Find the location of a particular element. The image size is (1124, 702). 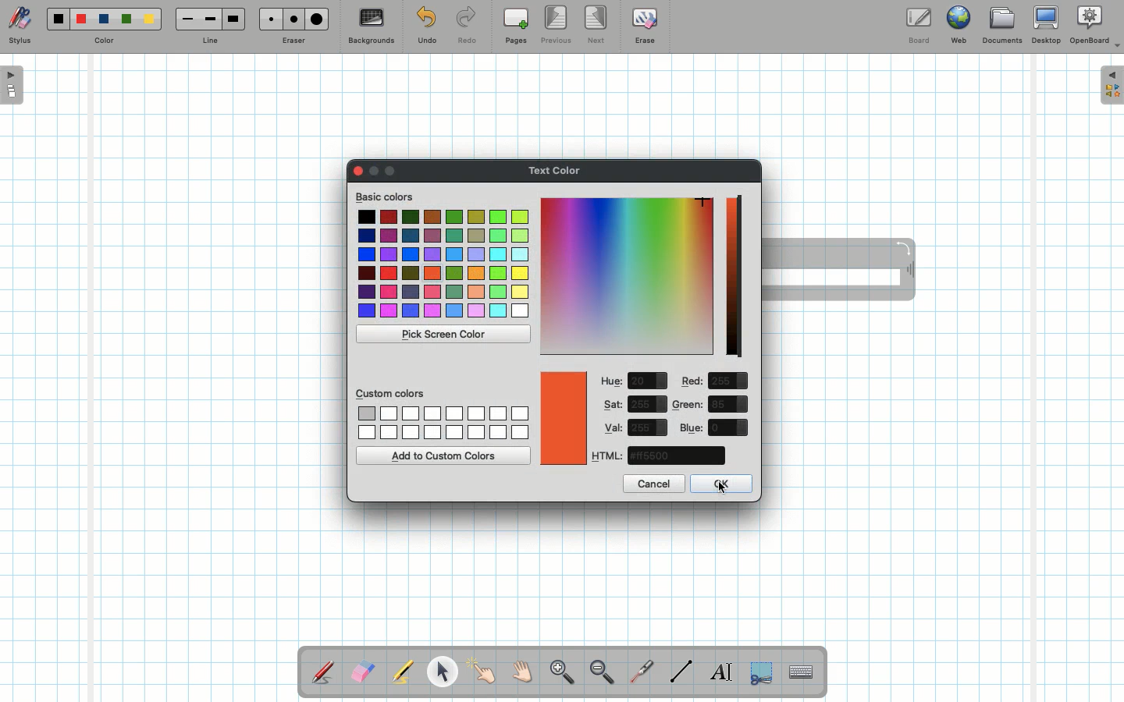

value is located at coordinates (648, 404).